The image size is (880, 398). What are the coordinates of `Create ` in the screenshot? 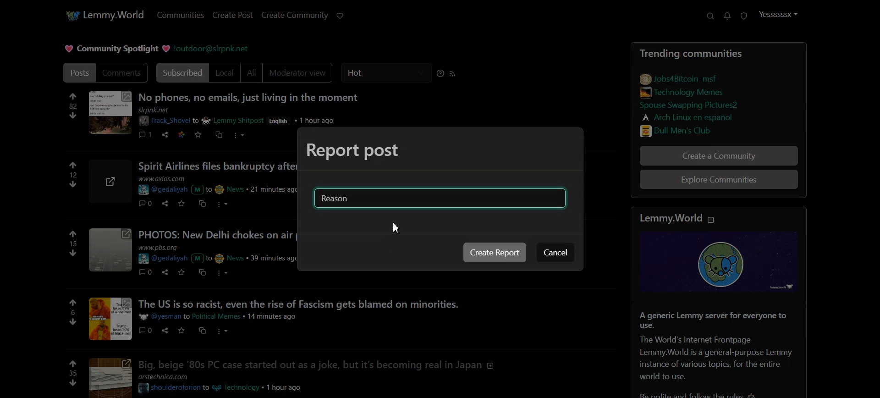 It's located at (495, 252).